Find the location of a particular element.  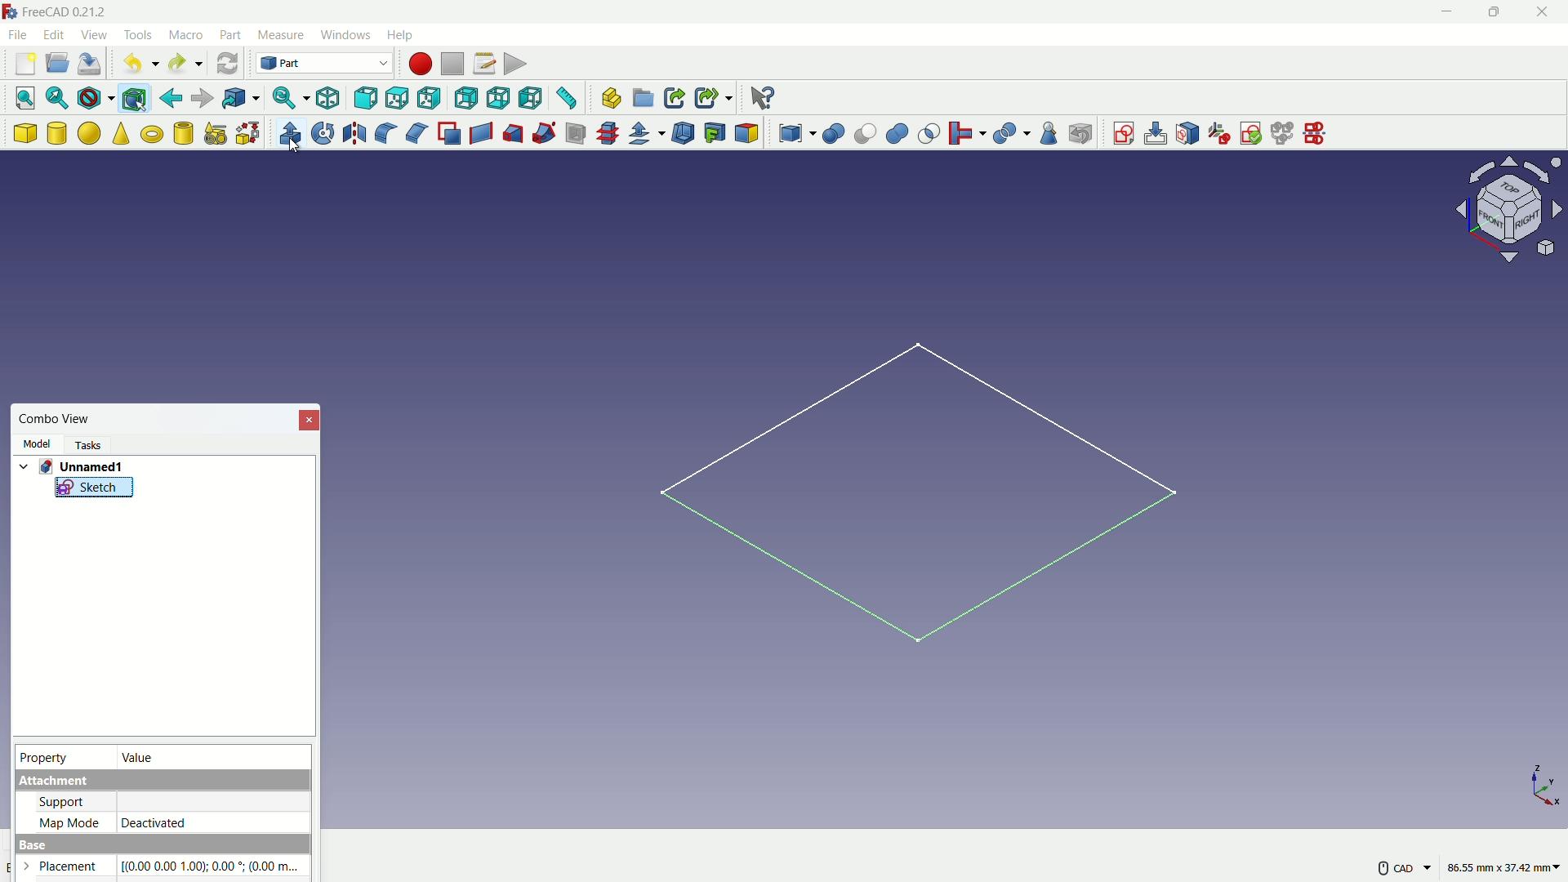

create link is located at coordinates (675, 98).